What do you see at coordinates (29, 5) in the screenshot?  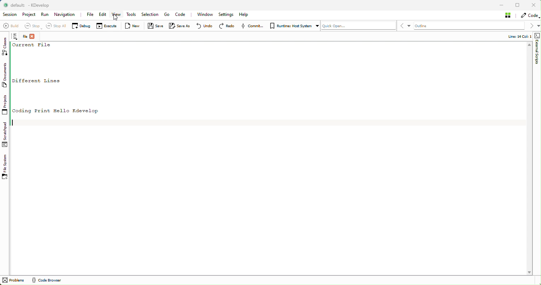 I see `default KDevelop` at bounding box center [29, 5].